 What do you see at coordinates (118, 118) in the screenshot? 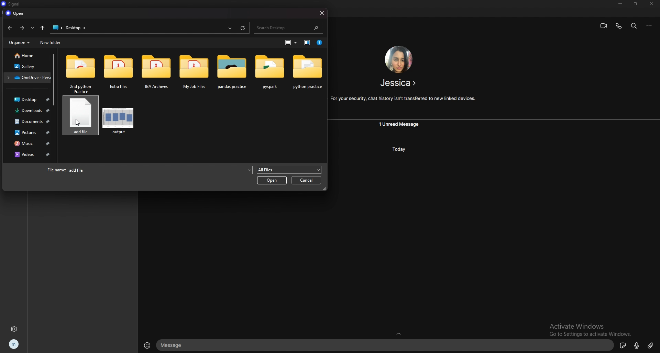
I see `file` at bounding box center [118, 118].